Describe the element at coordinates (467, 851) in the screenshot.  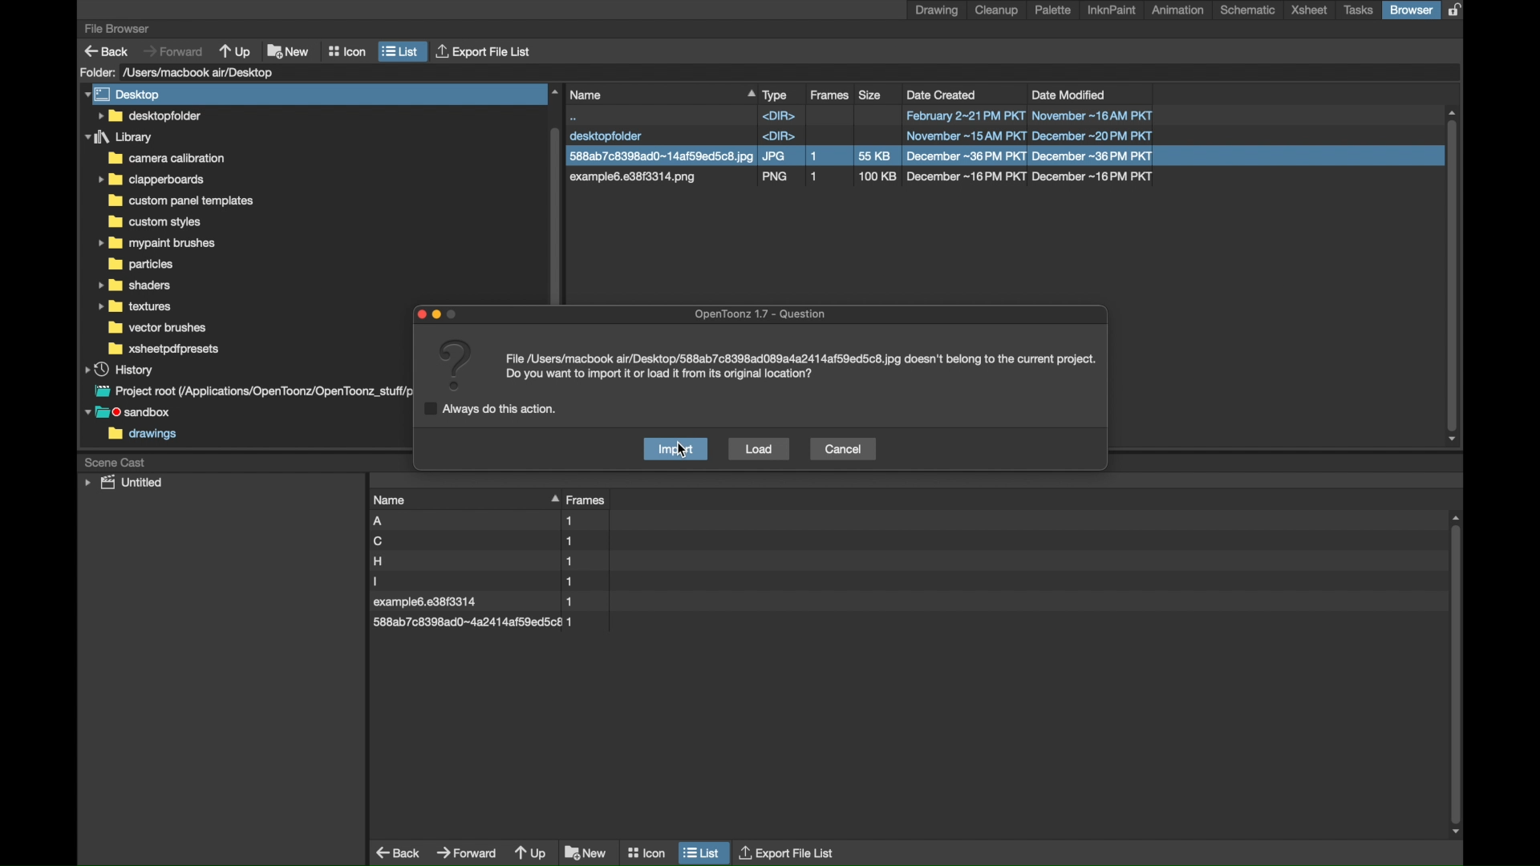
I see `forward` at that location.